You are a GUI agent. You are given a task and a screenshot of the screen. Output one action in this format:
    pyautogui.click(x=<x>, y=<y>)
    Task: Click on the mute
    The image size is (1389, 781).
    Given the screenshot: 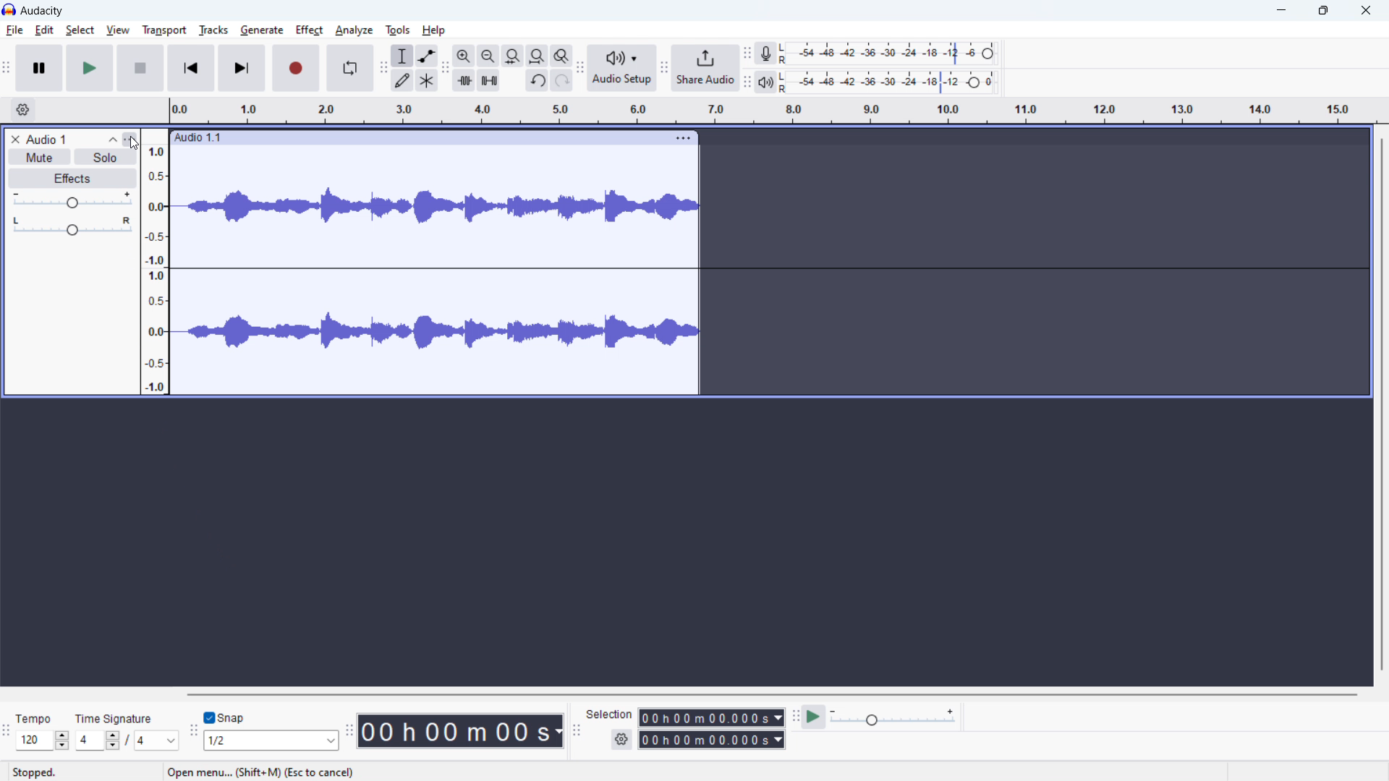 What is the action you would take?
    pyautogui.click(x=38, y=158)
    